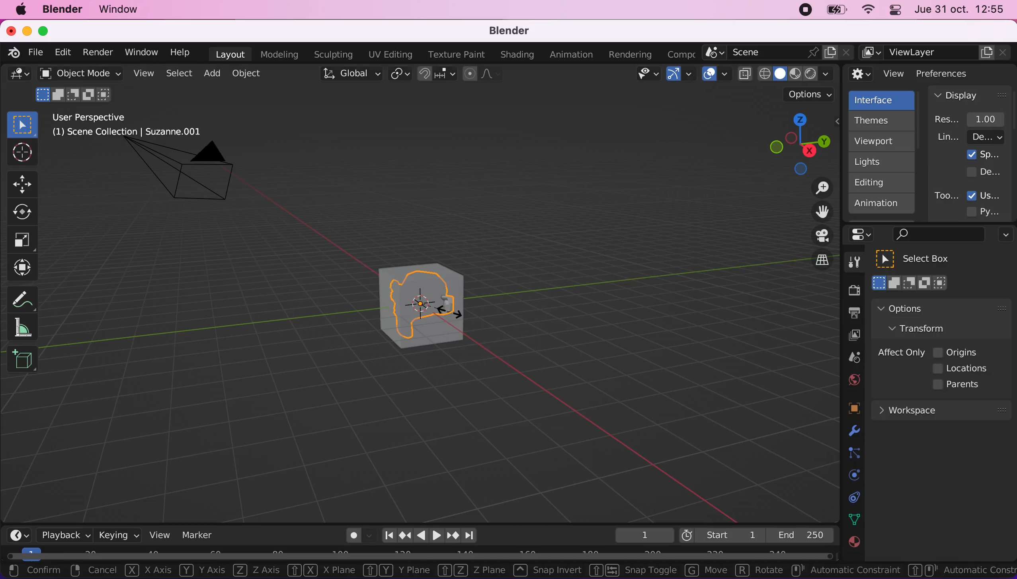 Image resolution: width=1017 pixels, height=579 pixels. Describe the element at coordinates (883, 99) in the screenshot. I see `interface` at that location.